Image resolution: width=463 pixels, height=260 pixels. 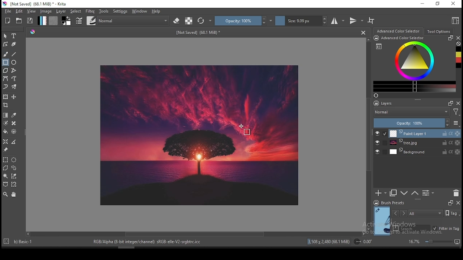 I want to click on view, so click(x=32, y=12).